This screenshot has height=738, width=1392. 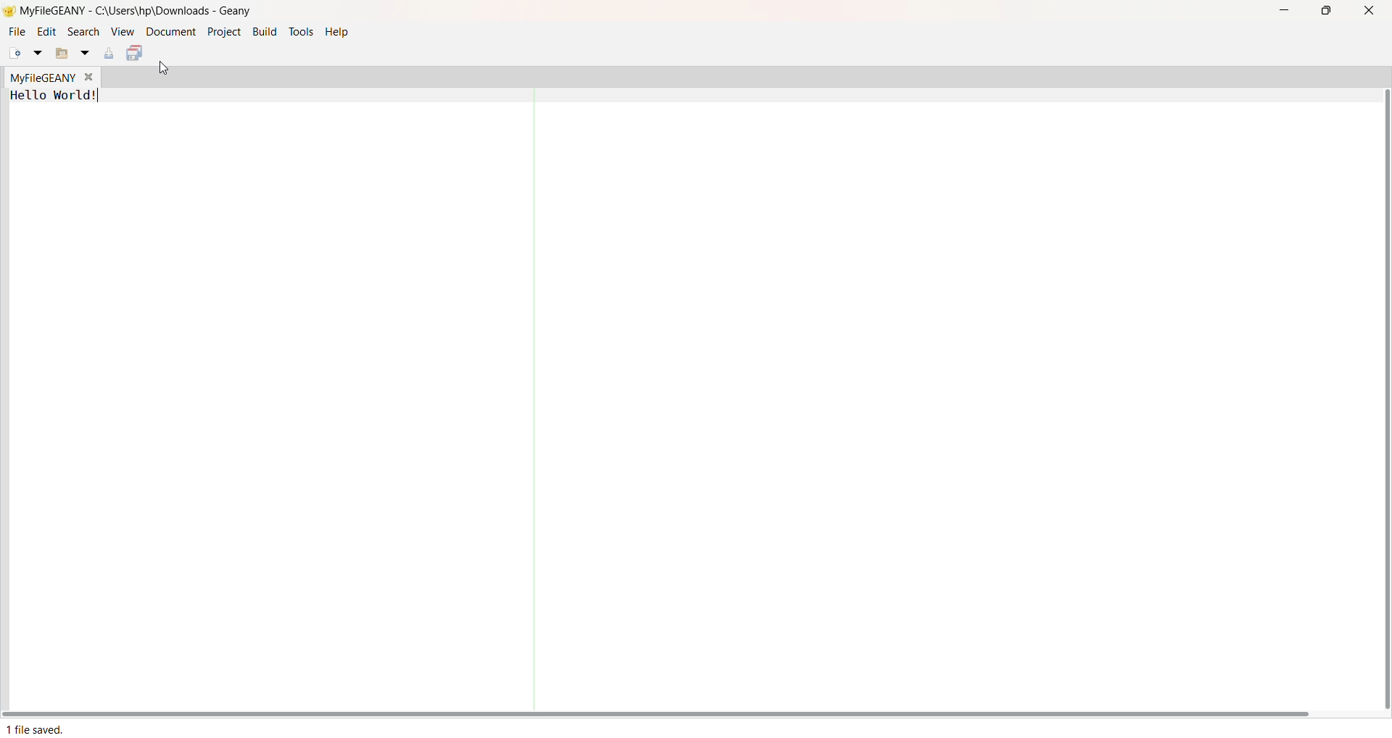 What do you see at coordinates (8, 12) in the screenshot?
I see `Logo` at bounding box center [8, 12].